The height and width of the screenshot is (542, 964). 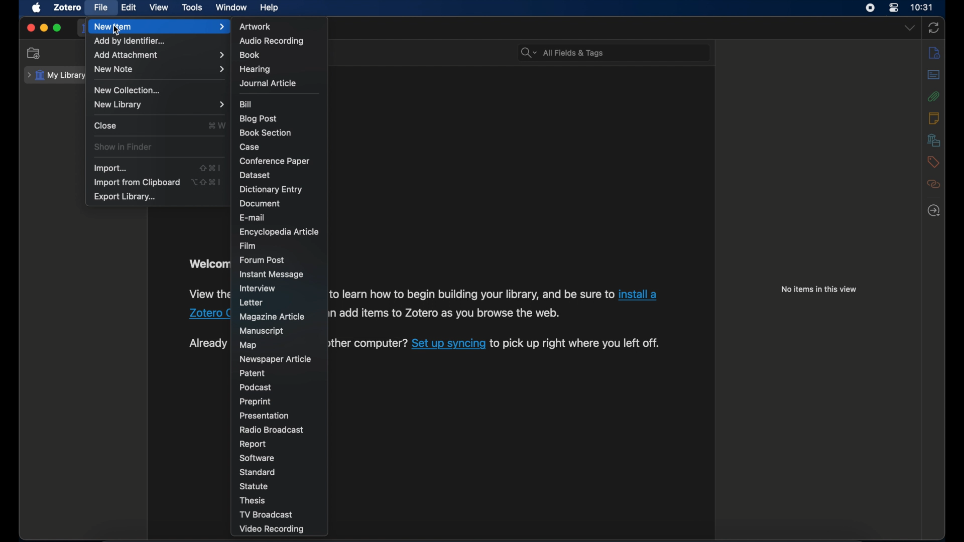 I want to click on new collection, so click(x=128, y=90).